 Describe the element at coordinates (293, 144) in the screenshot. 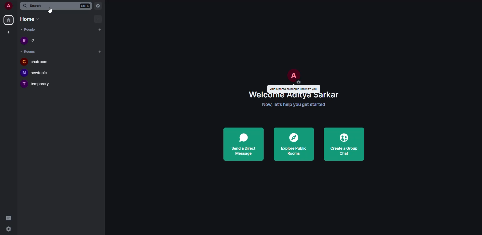

I see `explore rooms` at that location.